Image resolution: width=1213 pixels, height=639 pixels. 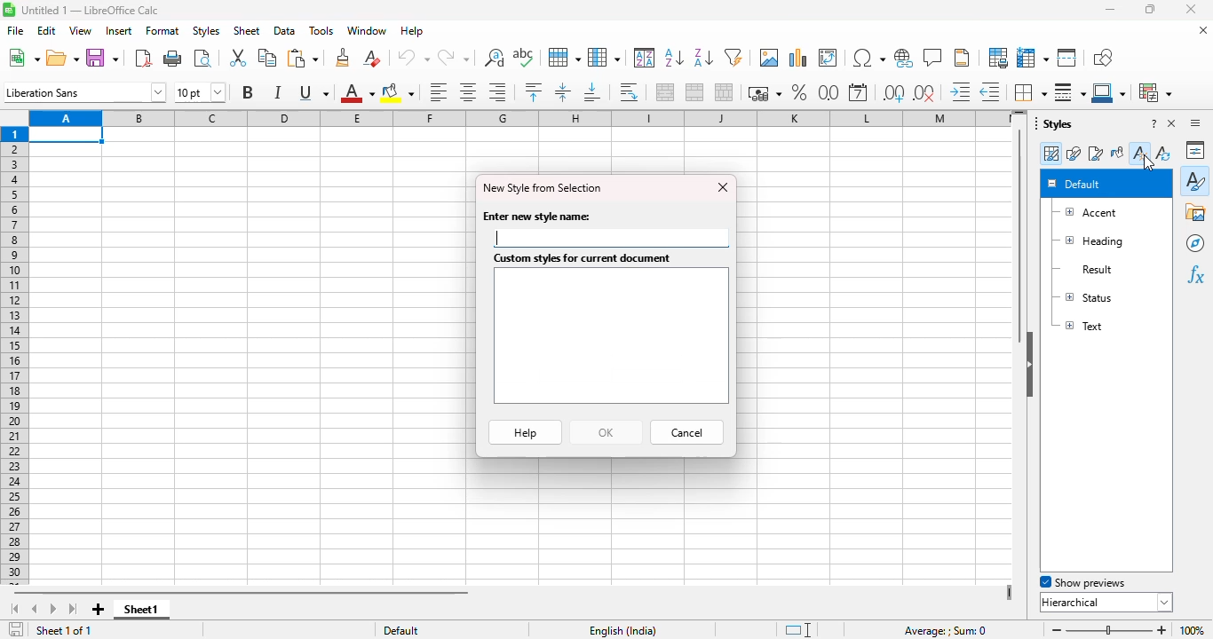 I want to click on export directly as PDF, so click(x=144, y=58).